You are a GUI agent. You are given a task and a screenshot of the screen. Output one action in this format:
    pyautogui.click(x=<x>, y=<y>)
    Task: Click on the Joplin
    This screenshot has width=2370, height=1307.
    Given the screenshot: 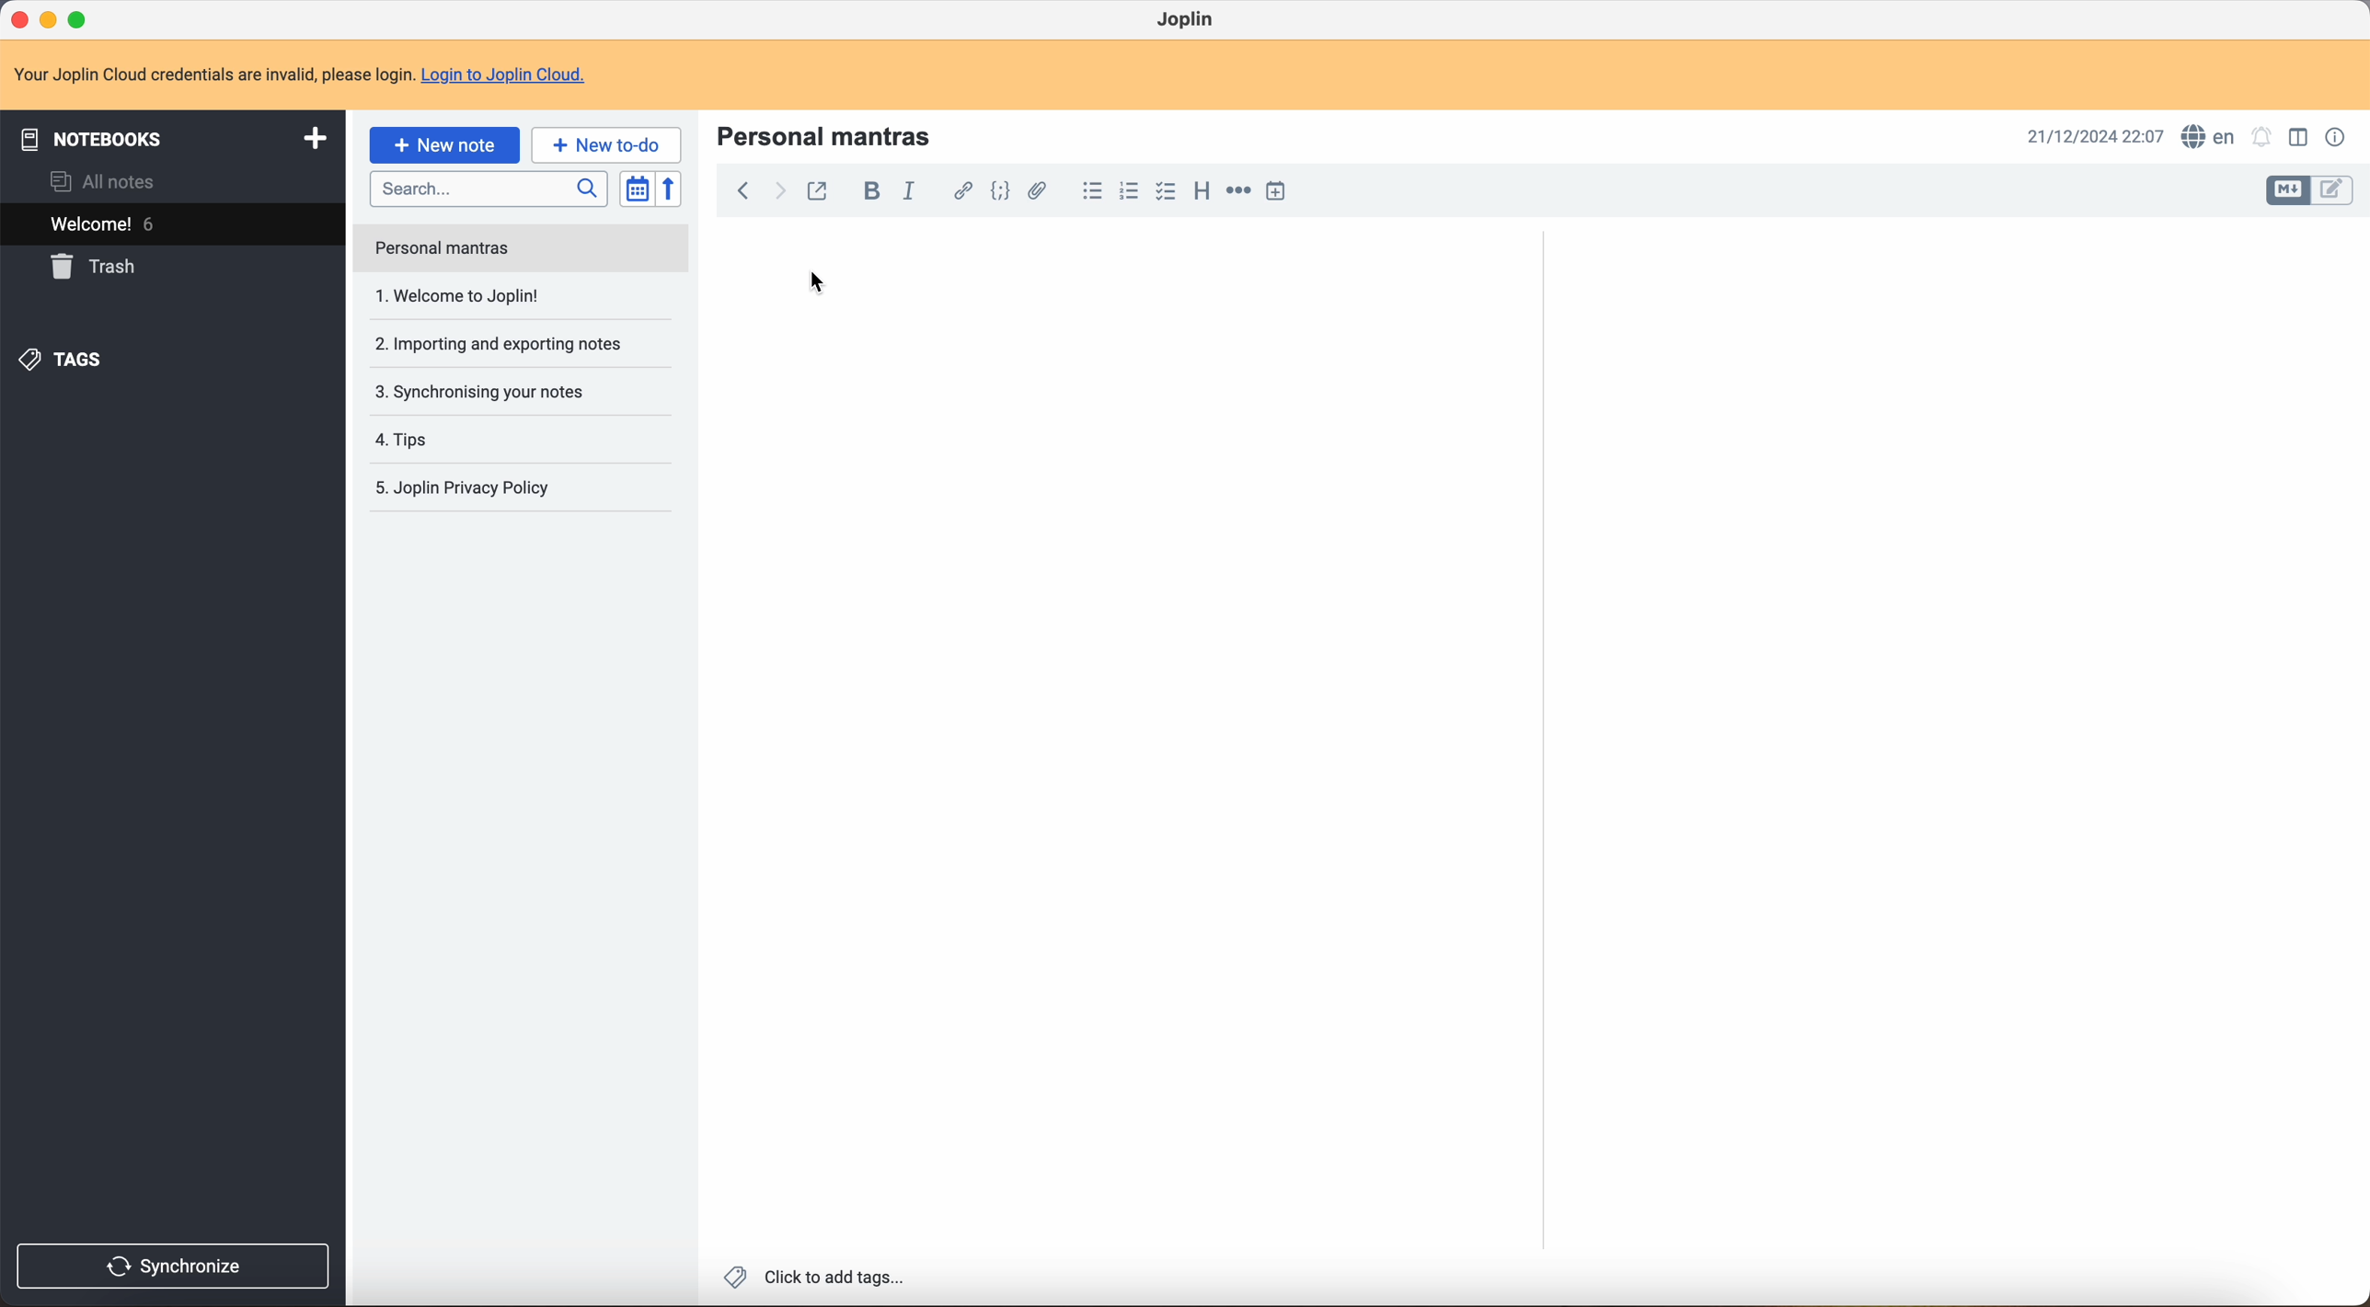 What is the action you would take?
    pyautogui.click(x=1188, y=18)
    